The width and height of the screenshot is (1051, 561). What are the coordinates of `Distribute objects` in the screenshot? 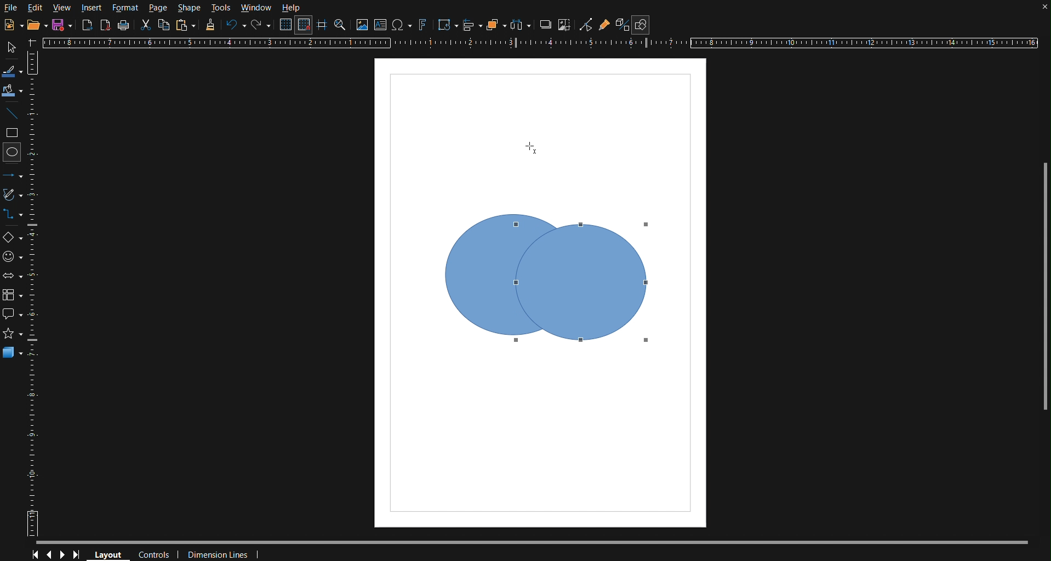 It's located at (524, 26).